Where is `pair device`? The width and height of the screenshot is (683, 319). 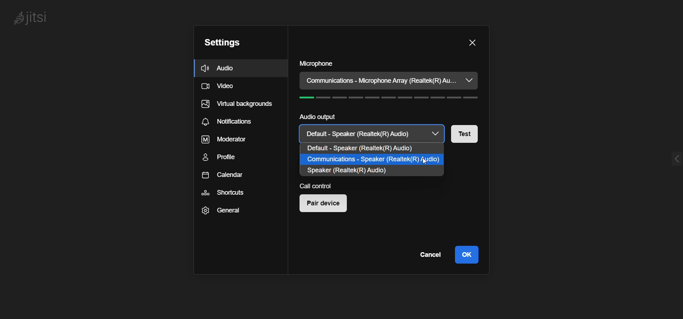 pair device is located at coordinates (326, 205).